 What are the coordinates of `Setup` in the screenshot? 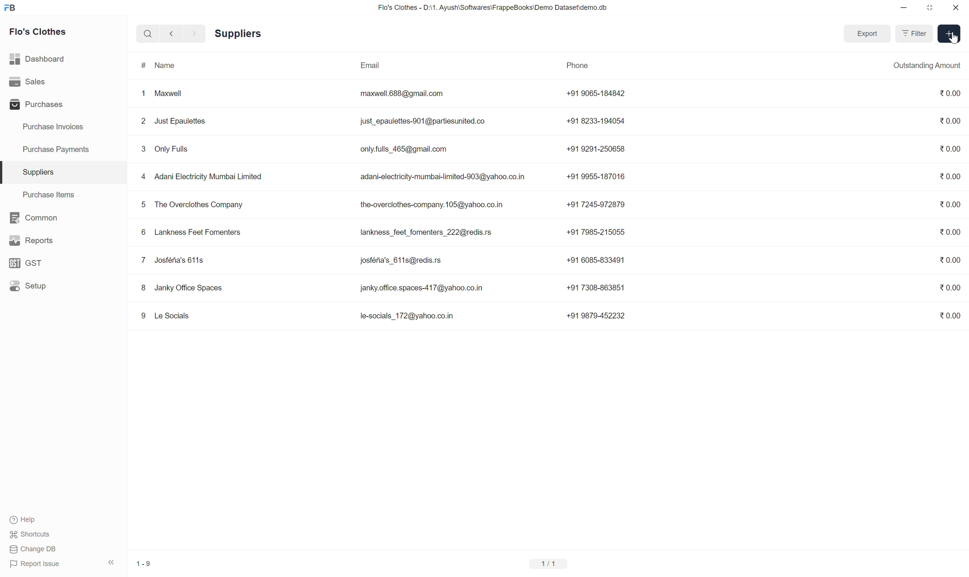 It's located at (63, 286).